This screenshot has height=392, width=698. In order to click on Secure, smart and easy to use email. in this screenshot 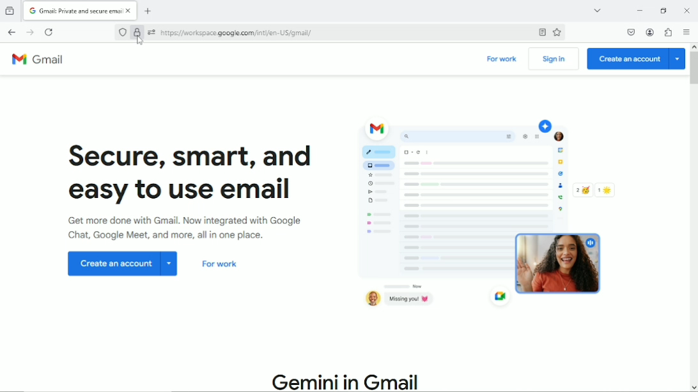, I will do `click(194, 176)`.